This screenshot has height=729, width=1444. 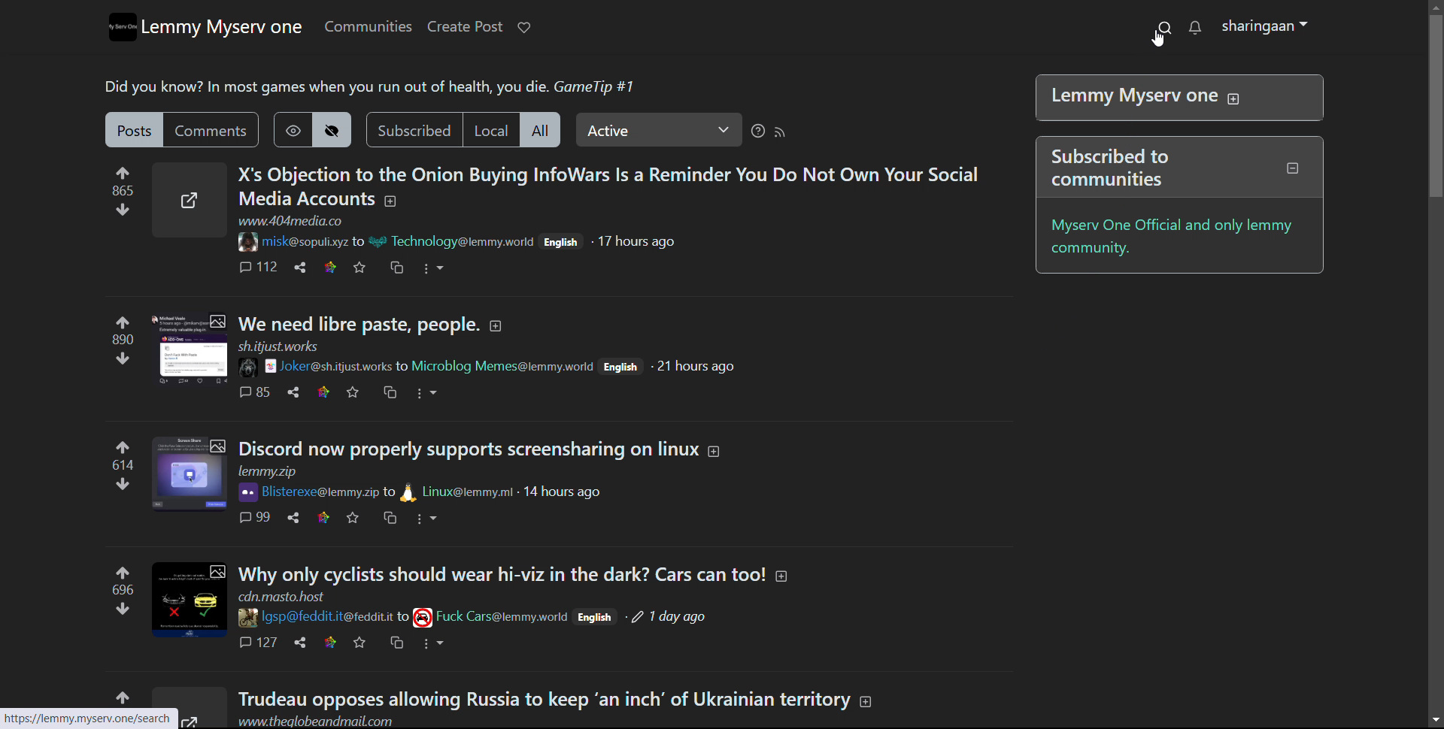 I want to click on Post on "We need libre paste, people.", so click(x=431, y=328).